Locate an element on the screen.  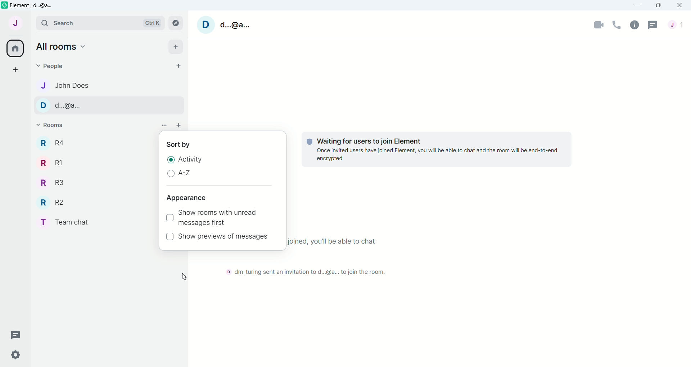
Unchecked checkbox is located at coordinates (170, 236).